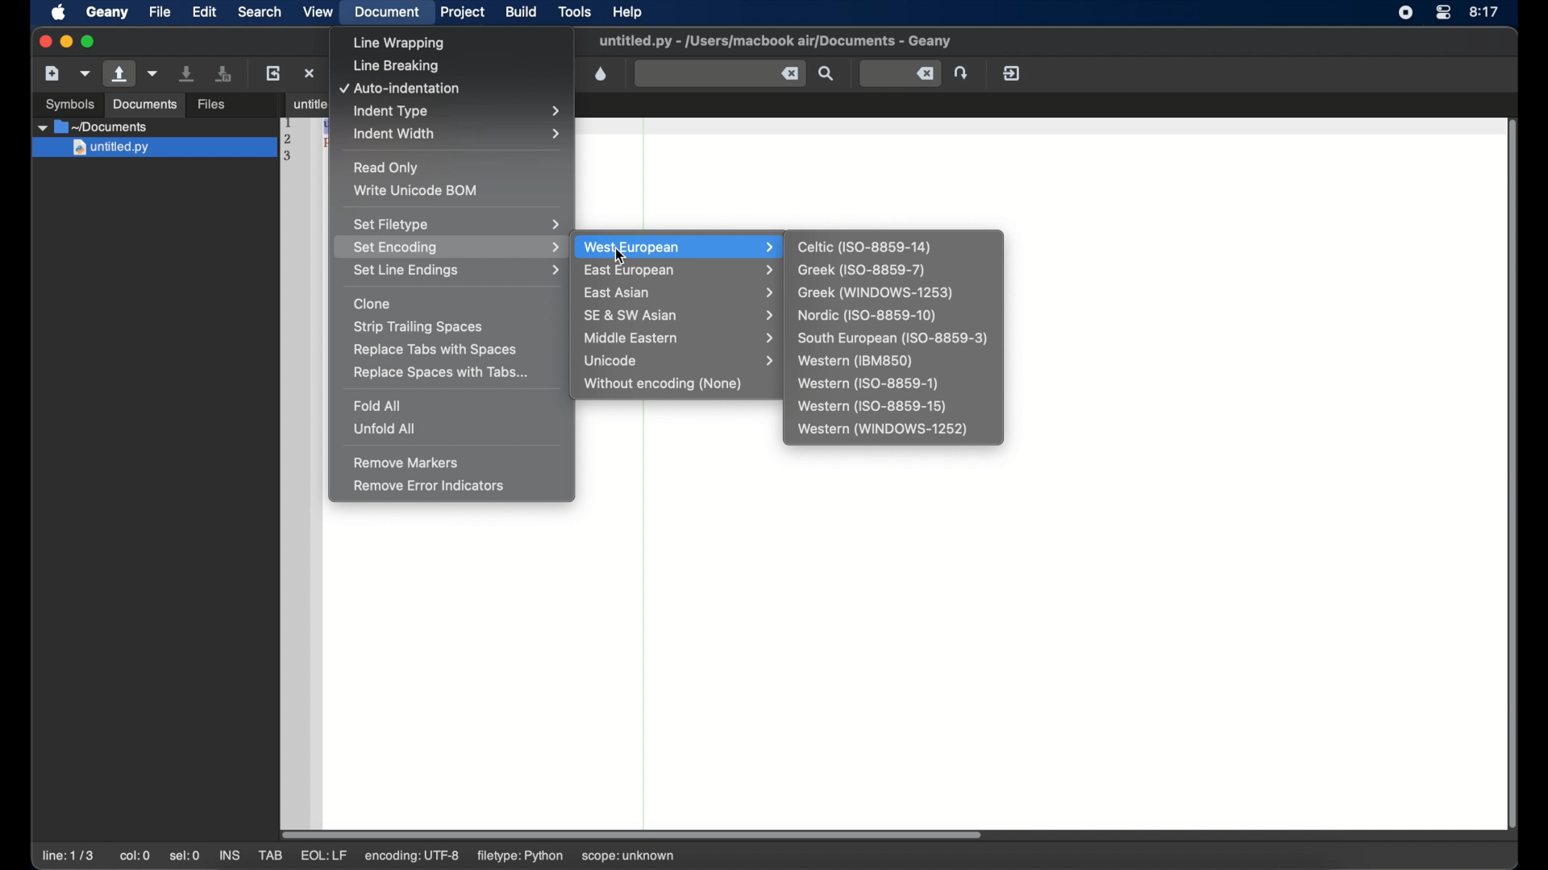  Describe the element at coordinates (872, 407) in the screenshot. I see `western` at that location.